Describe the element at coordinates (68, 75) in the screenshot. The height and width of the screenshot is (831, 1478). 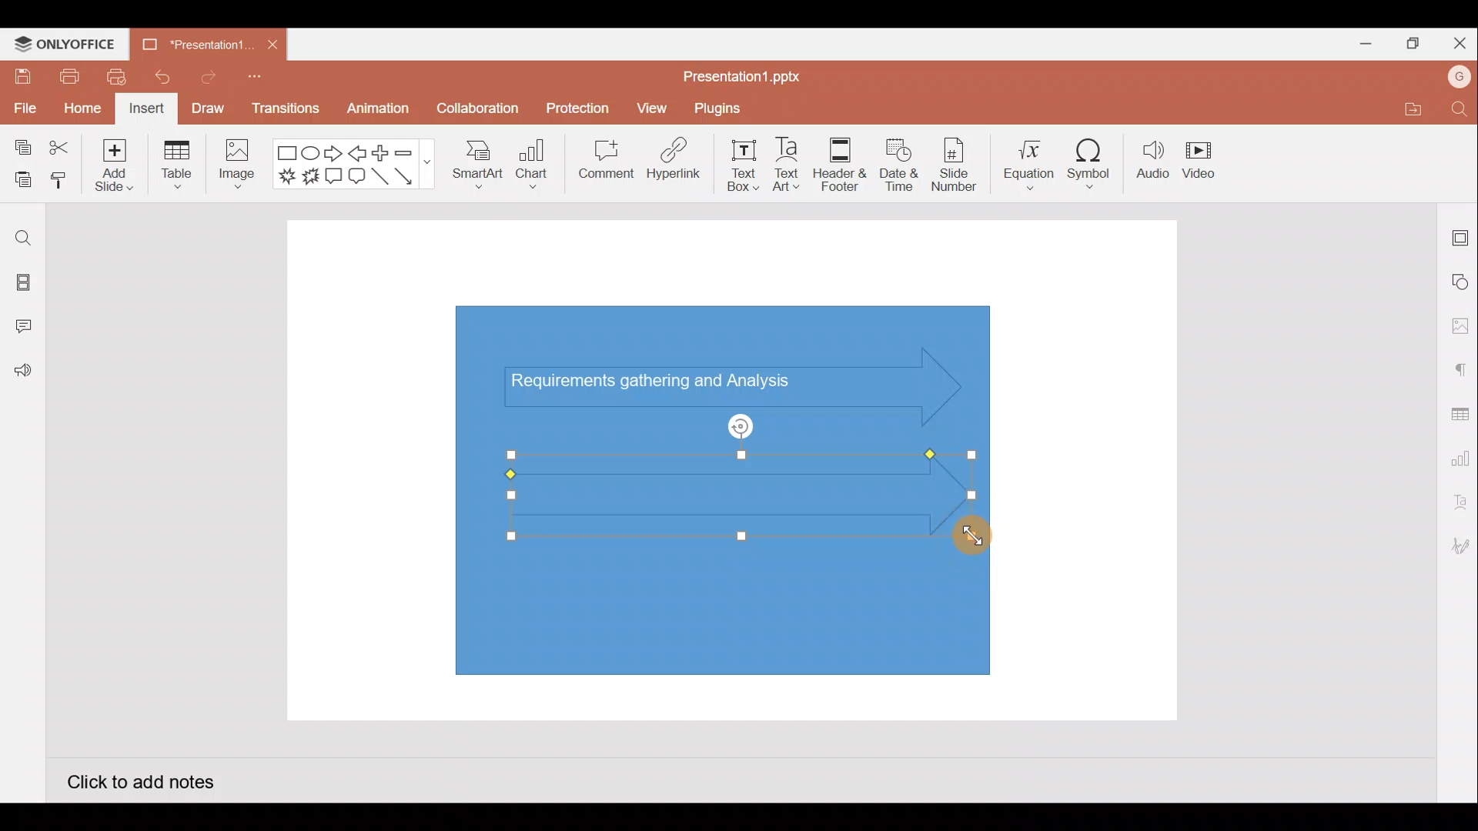
I see `Print file` at that location.